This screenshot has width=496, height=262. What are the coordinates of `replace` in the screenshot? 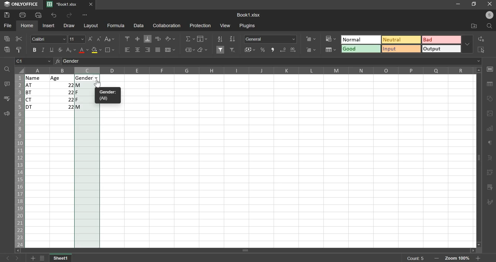 It's located at (481, 39).